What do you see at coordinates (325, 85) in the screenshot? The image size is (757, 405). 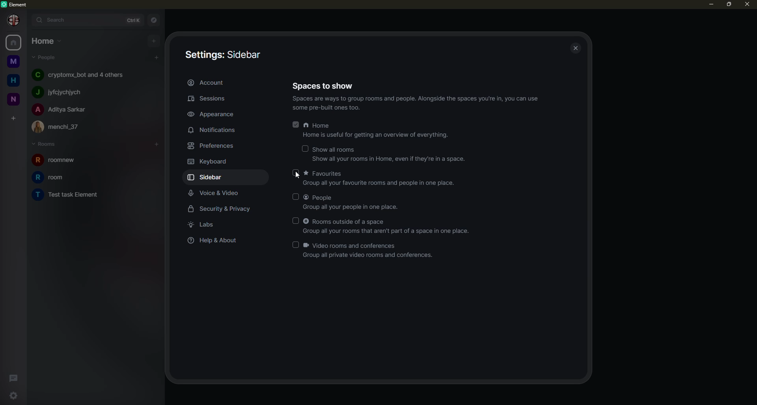 I see `spaces to show` at bounding box center [325, 85].